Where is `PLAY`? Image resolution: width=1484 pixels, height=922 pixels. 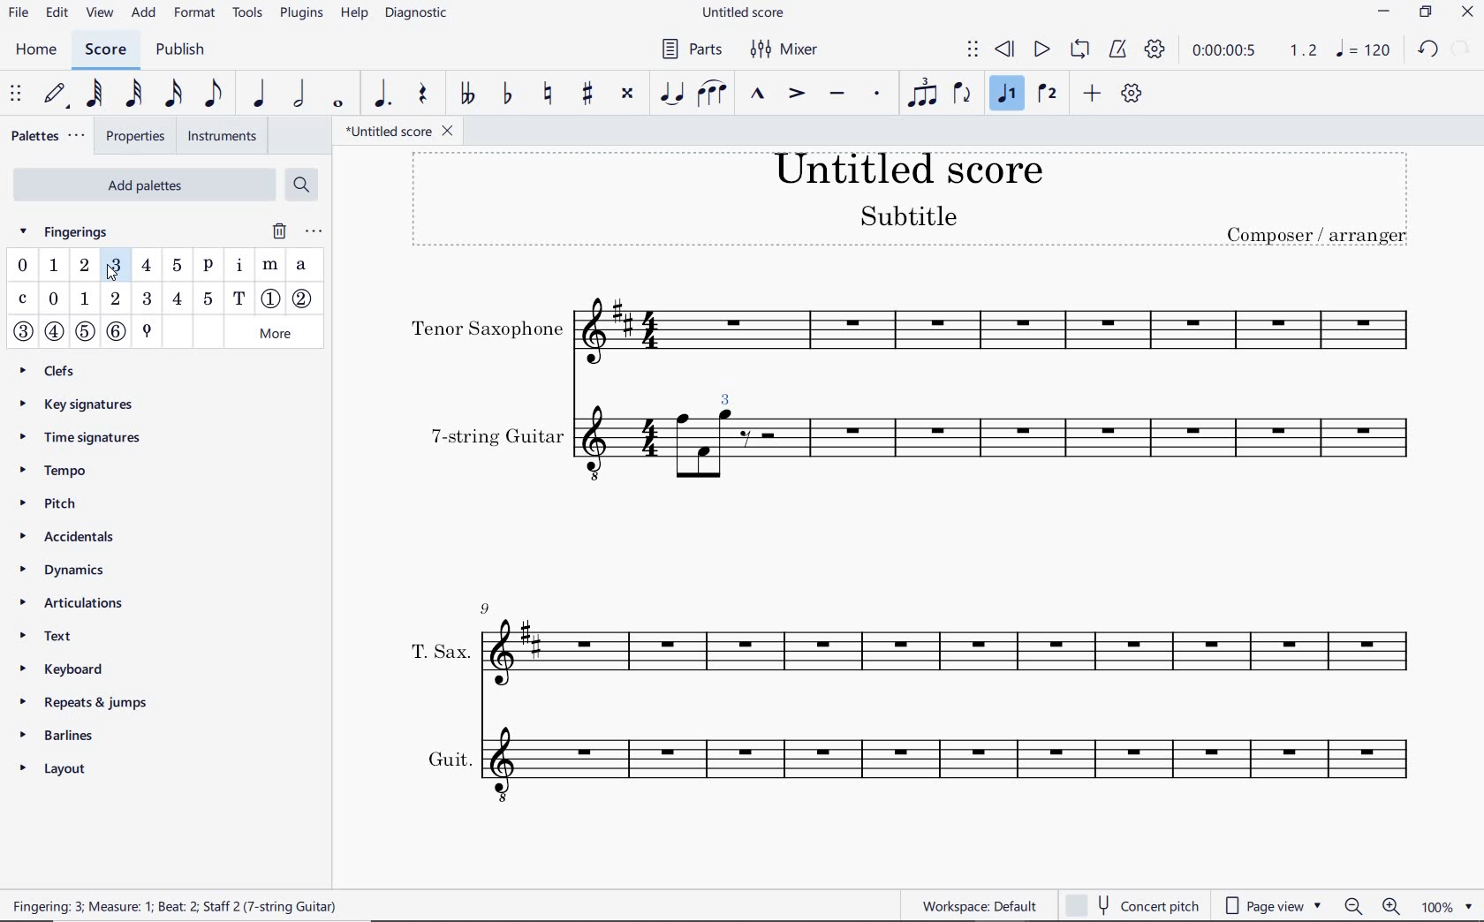
PLAY is located at coordinates (1041, 49).